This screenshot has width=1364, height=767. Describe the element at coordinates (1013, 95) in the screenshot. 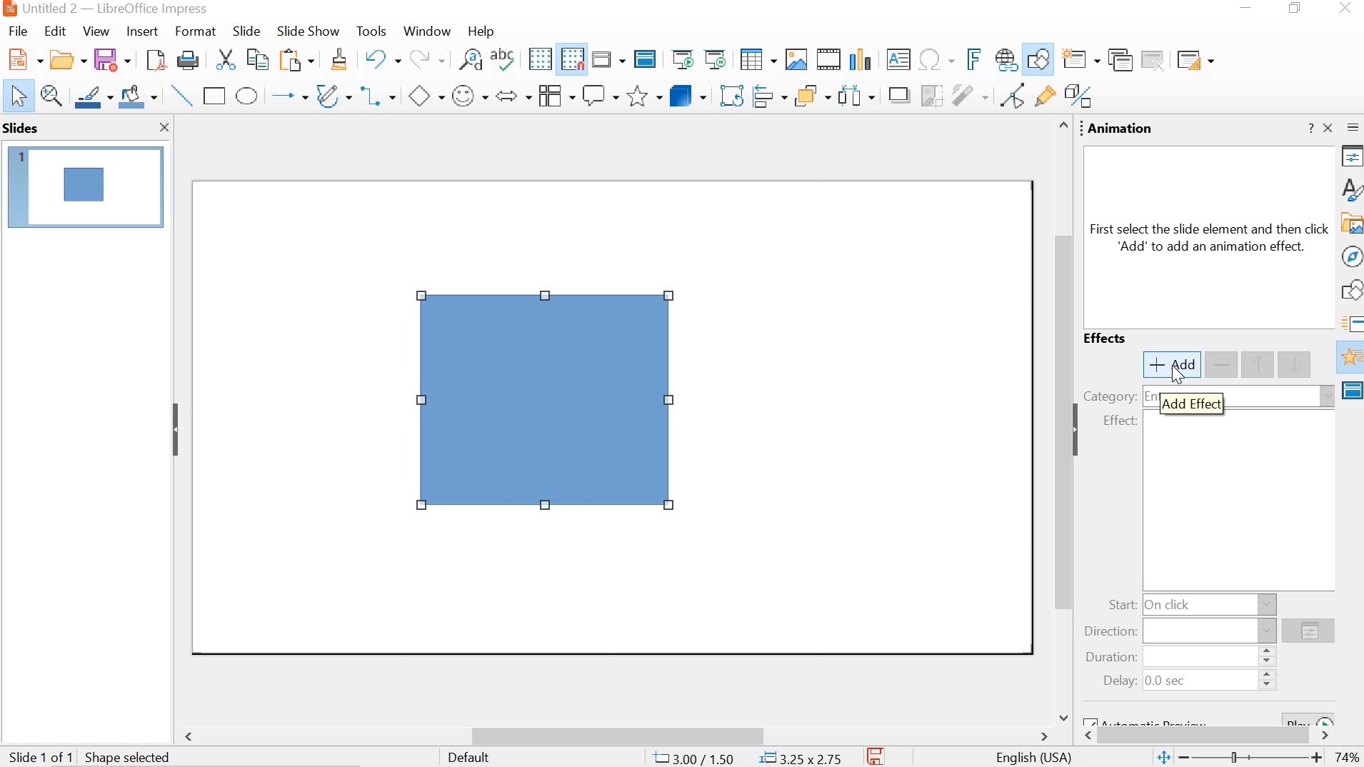

I see `toggle point edit mode` at that location.